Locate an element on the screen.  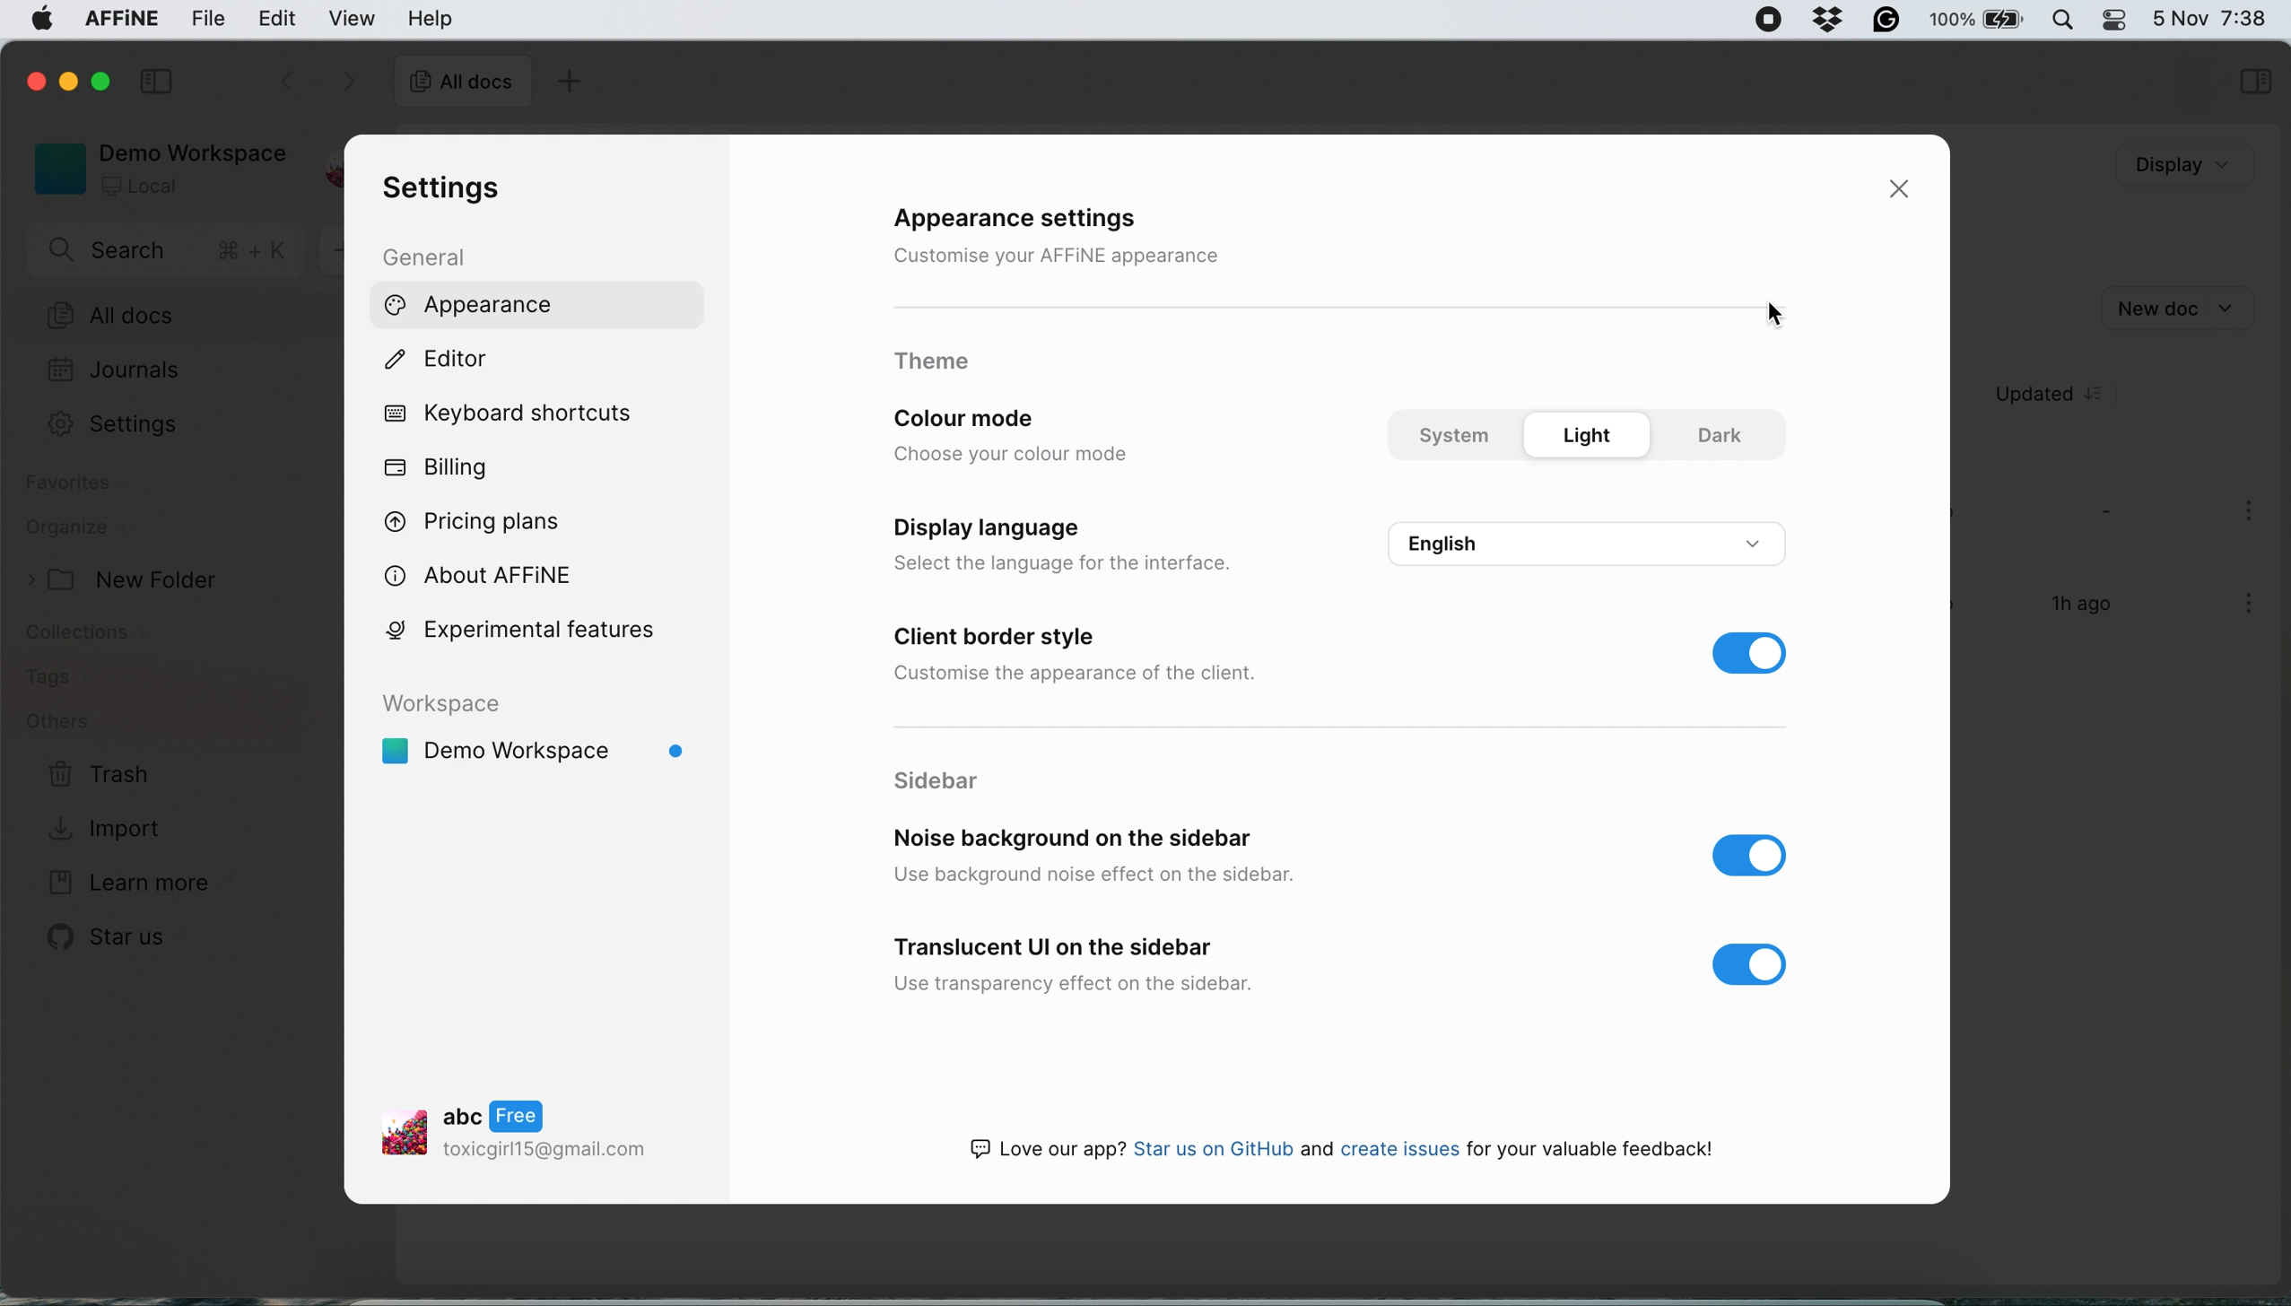
toggle button is located at coordinates (1750, 653).